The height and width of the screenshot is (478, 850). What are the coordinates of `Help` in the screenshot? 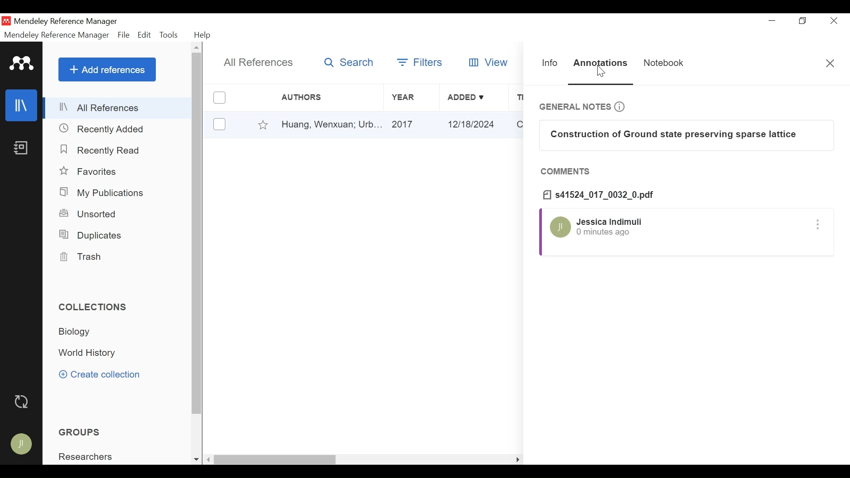 It's located at (202, 35).